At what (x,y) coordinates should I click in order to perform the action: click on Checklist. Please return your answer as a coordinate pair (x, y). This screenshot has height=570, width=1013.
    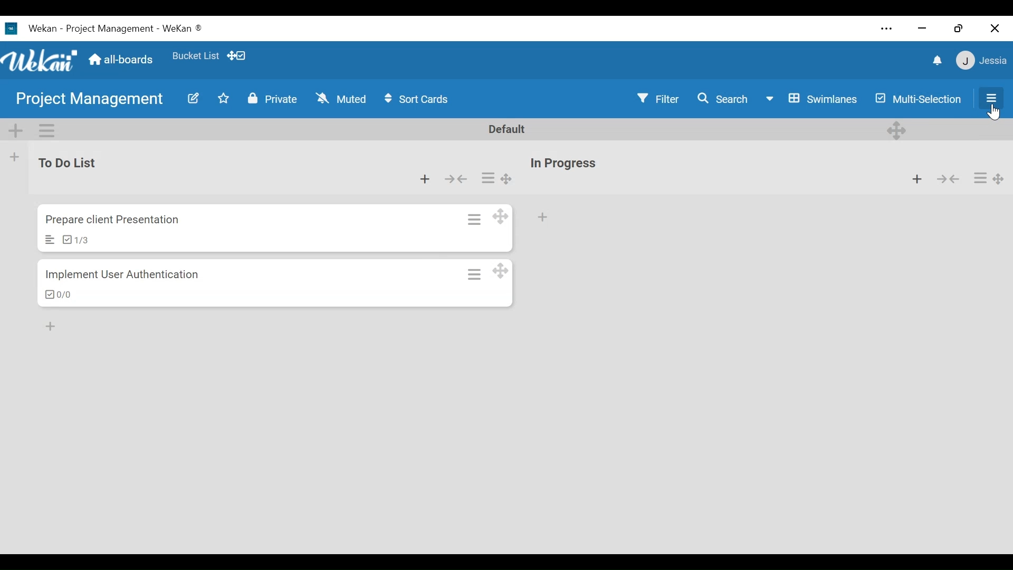
    Looking at the image, I should click on (74, 240).